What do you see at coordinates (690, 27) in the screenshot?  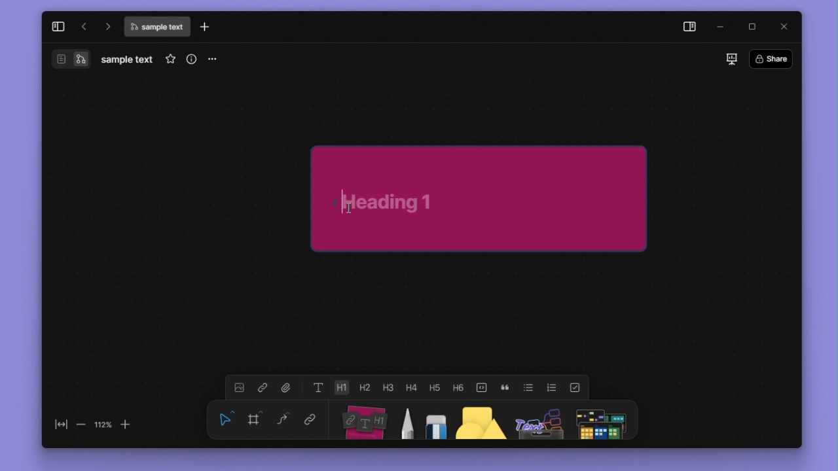 I see `side panel` at bounding box center [690, 27].